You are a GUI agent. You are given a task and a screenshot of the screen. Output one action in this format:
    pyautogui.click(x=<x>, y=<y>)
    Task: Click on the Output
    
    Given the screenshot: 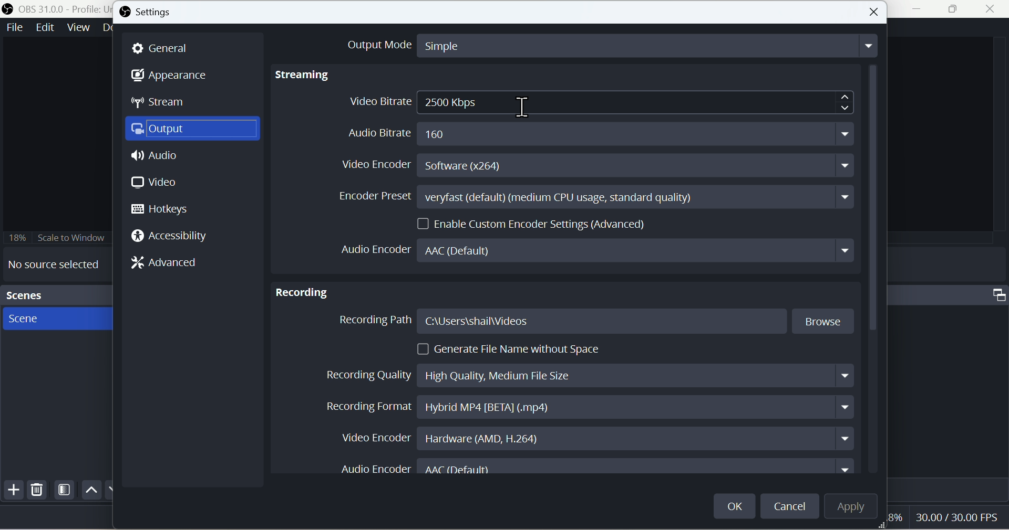 What is the action you would take?
    pyautogui.click(x=195, y=131)
    